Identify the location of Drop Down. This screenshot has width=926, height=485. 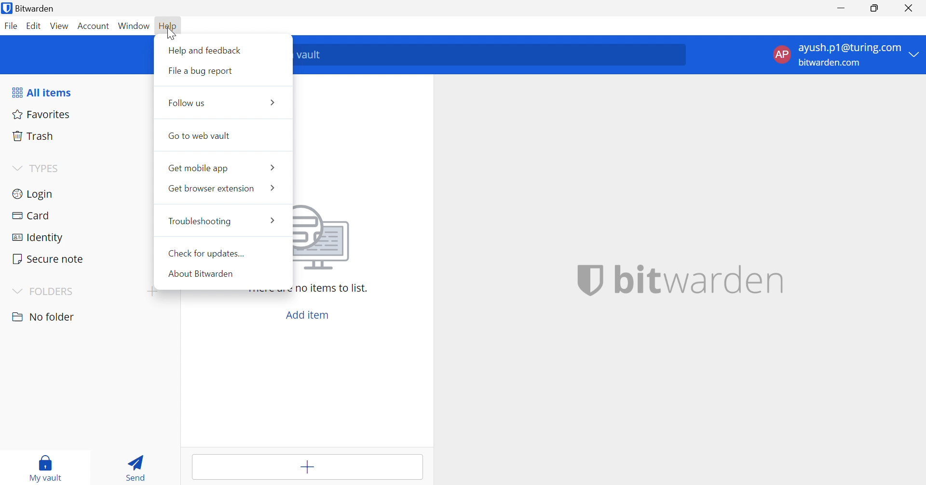
(16, 292).